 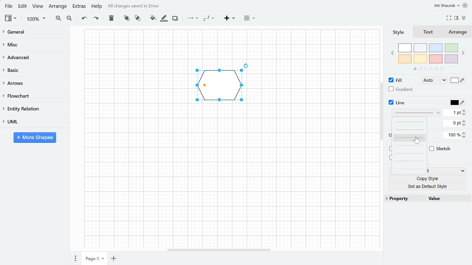 What do you see at coordinates (458, 80) in the screenshot?
I see `Fill color` at bounding box center [458, 80].